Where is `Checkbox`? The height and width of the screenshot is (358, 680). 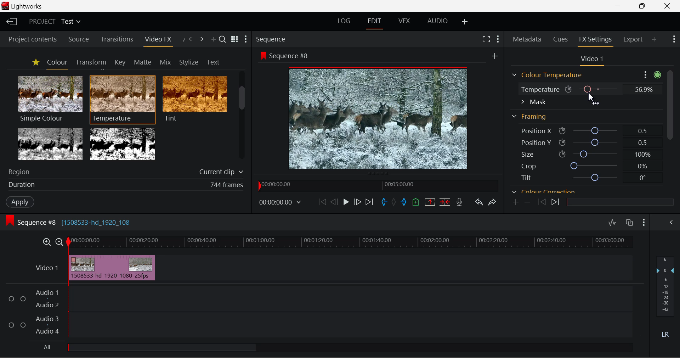
Checkbox is located at coordinates (23, 298).